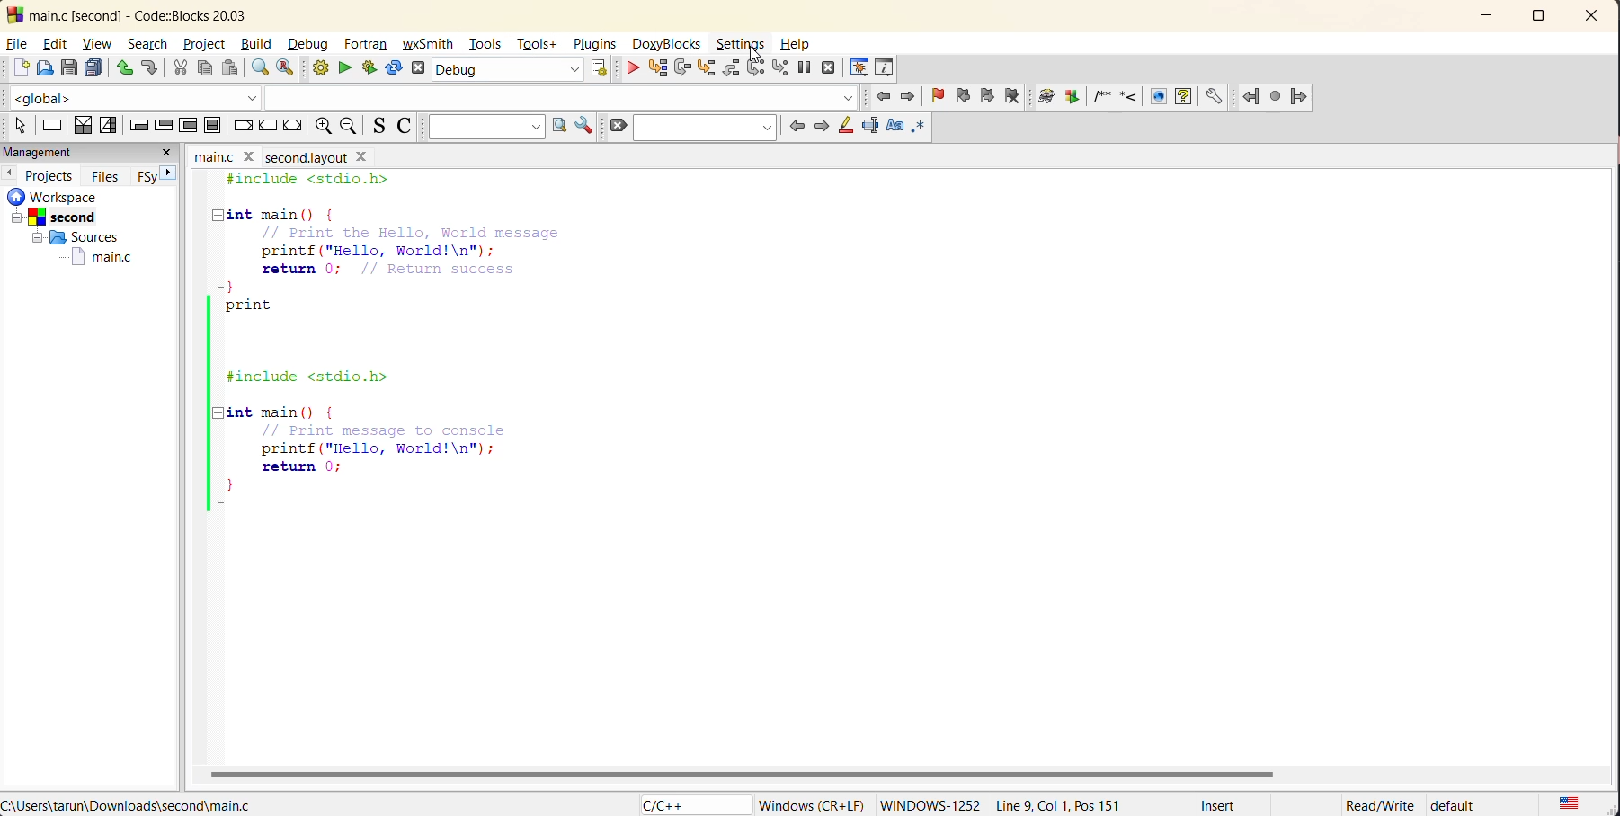  I want to click on jump back, so click(886, 97).